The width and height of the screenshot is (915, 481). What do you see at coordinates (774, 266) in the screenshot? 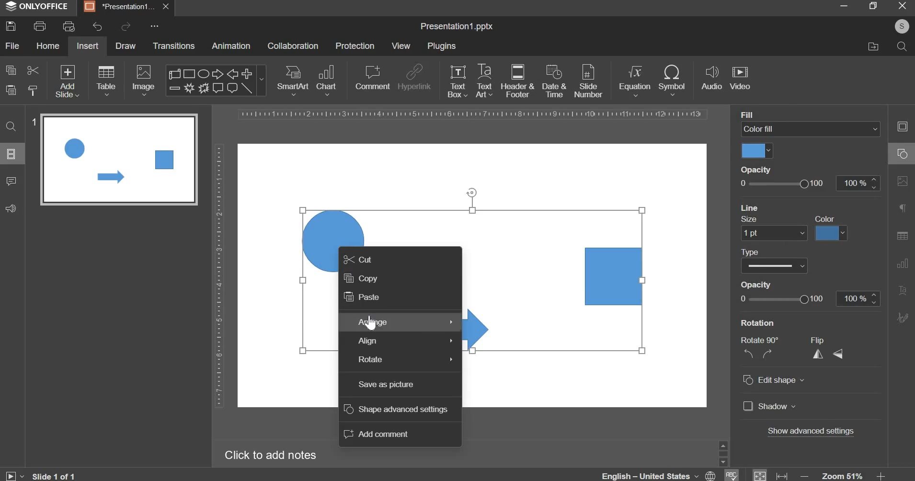
I see `line type` at bounding box center [774, 266].